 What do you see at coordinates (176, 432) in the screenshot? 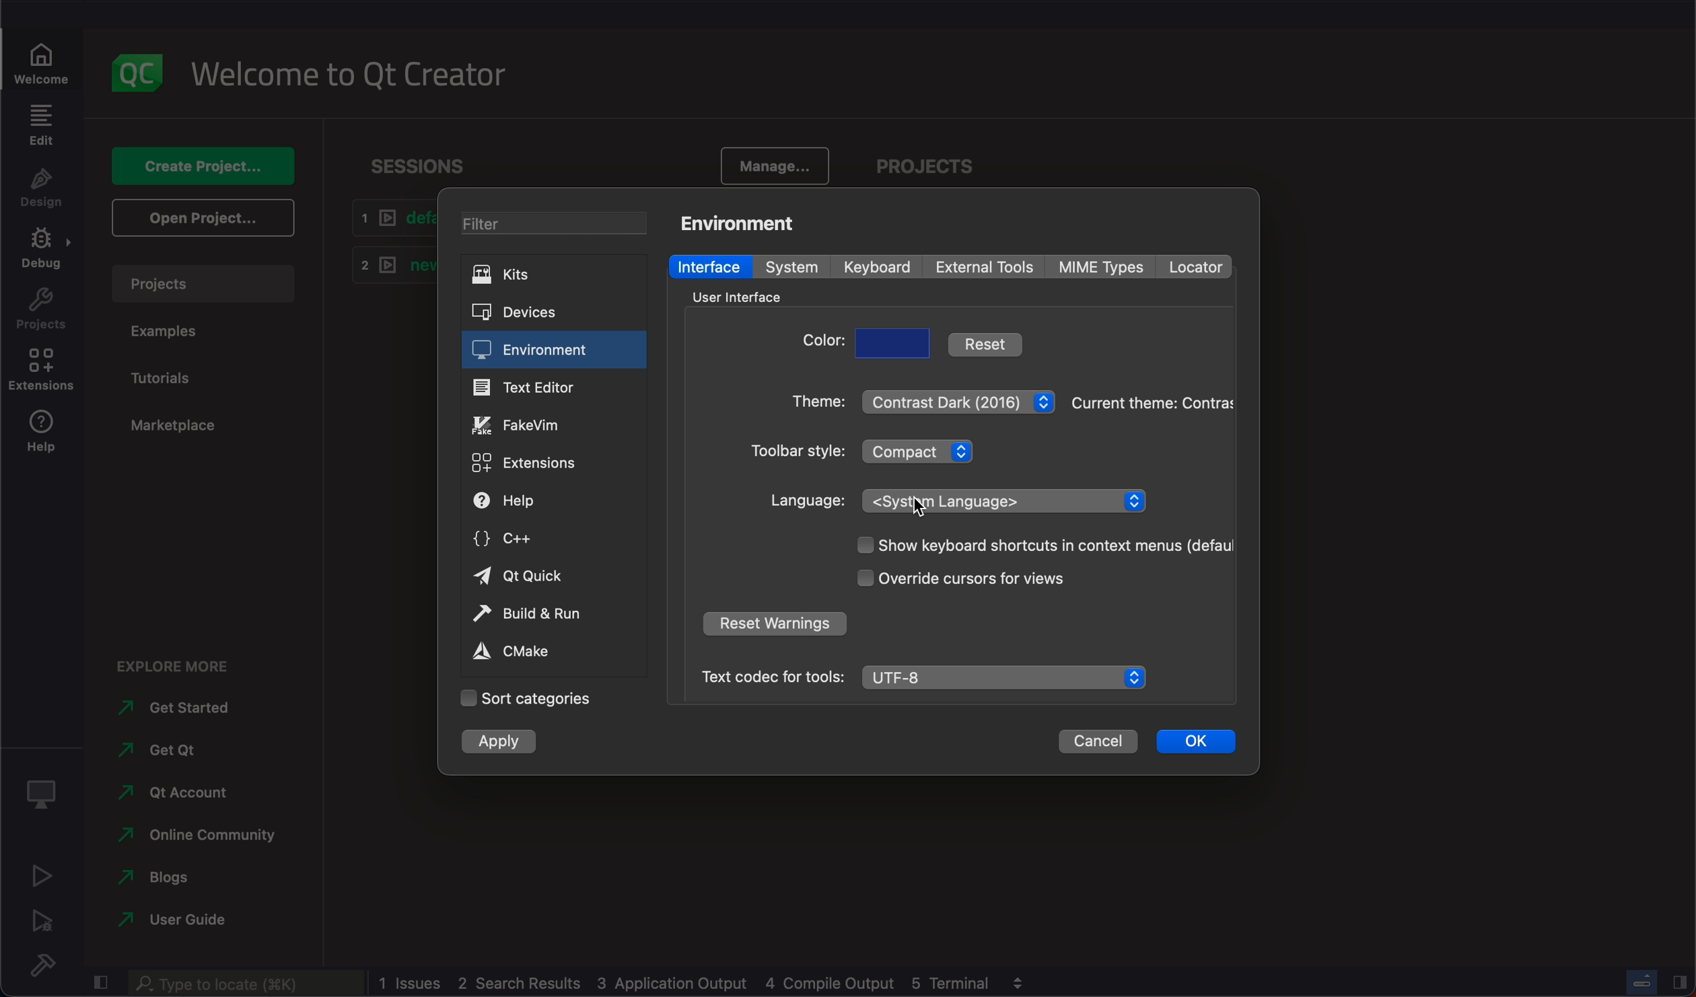
I see `marketplace` at bounding box center [176, 432].